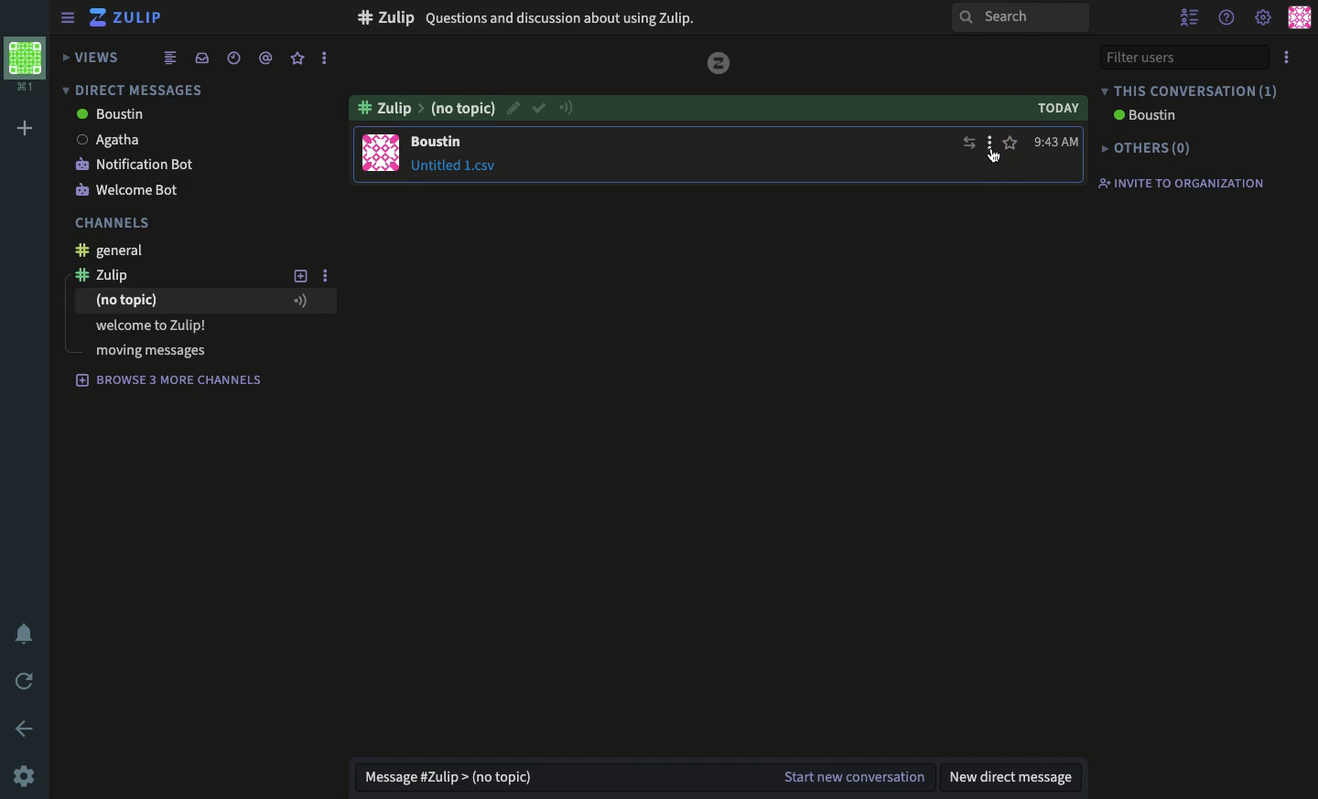  What do you see at coordinates (24, 632) in the screenshot?
I see `notification` at bounding box center [24, 632].